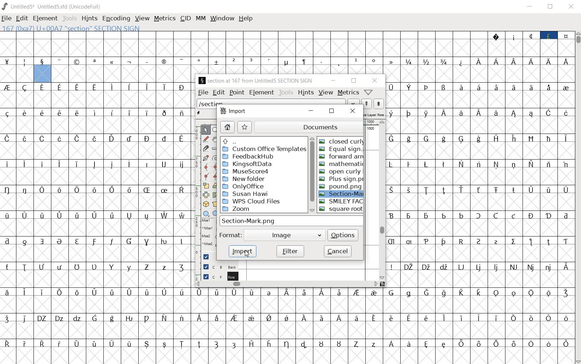 This screenshot has width=581, height=364. What do you see at coordinates (221, 266) in the screenshot?
I see `background layer` at bounding box center [221, 266].